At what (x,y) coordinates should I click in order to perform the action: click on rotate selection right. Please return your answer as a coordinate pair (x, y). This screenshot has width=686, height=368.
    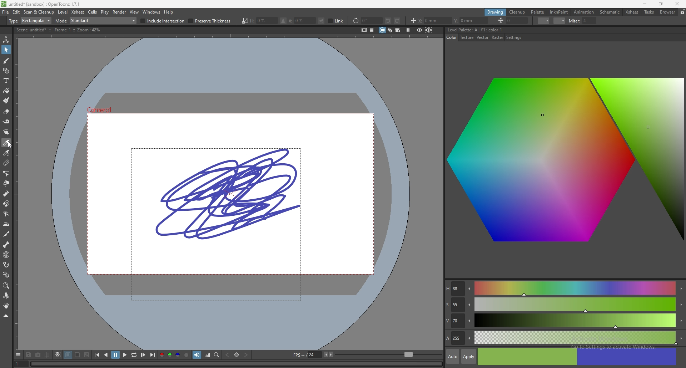
    Looking at the image, I should click on (397, 21).